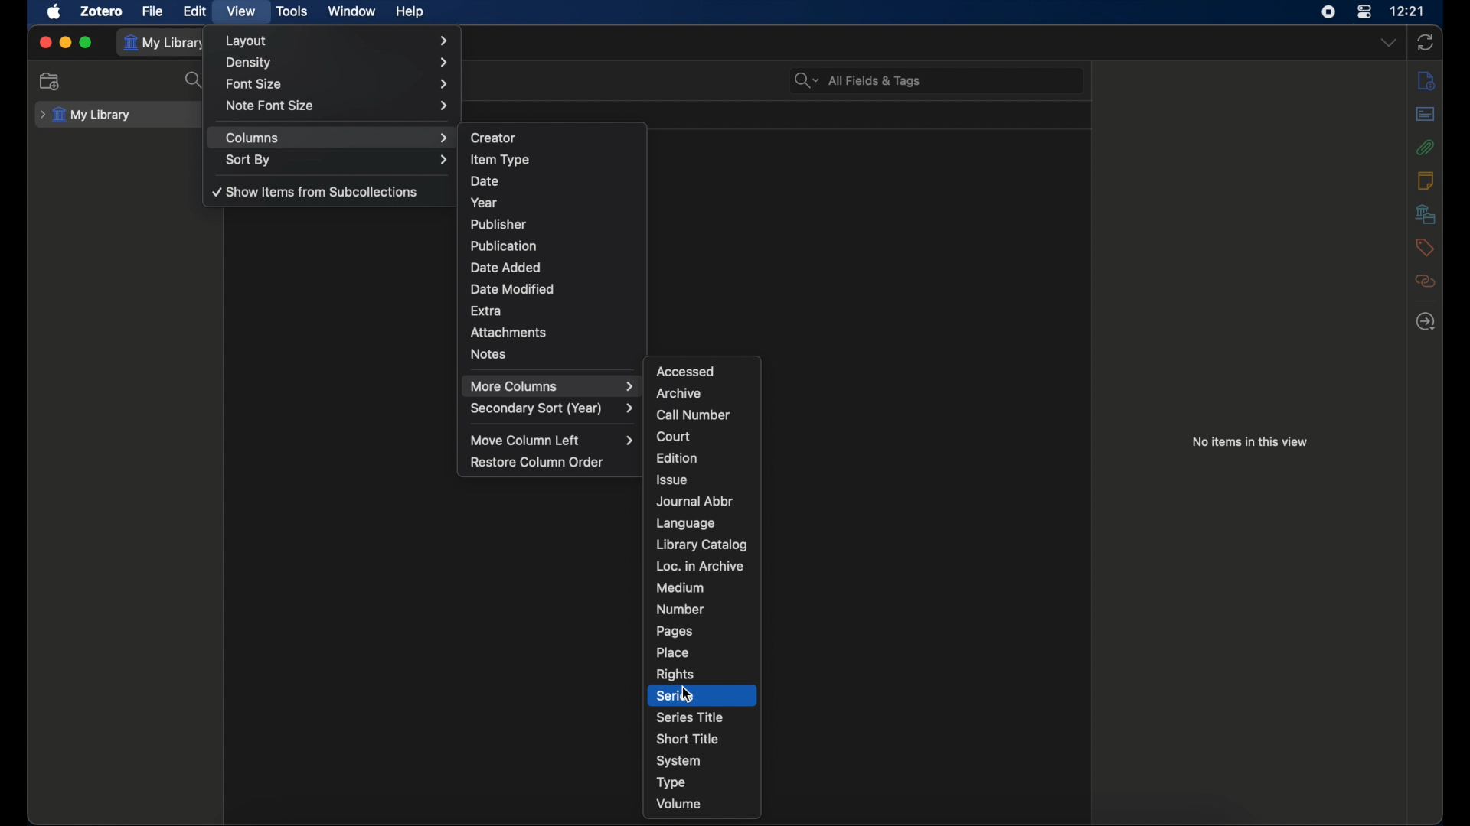  I want to click on info, so click(1426, 80).